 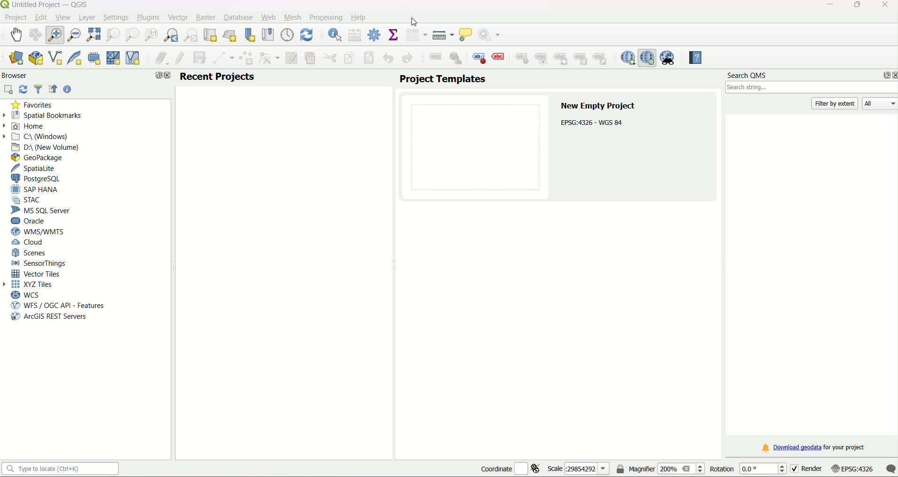 I want to click on STAC, so click(x=30, y=200).